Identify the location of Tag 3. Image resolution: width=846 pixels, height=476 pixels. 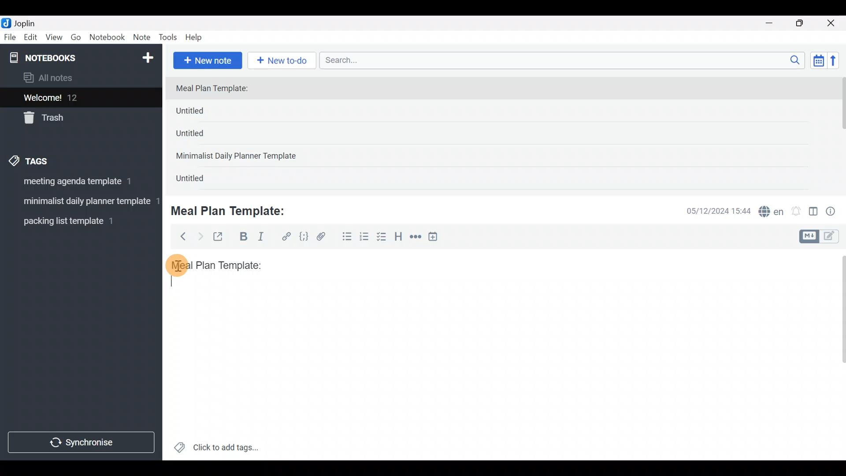
(78, 221).